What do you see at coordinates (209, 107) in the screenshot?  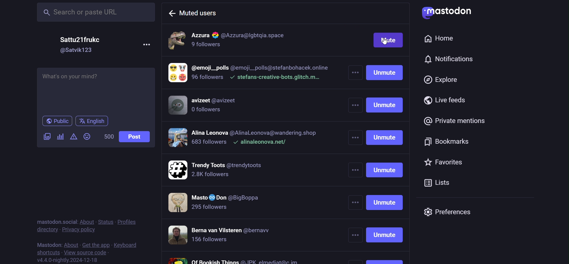 I see `muted user 3` at bounding box center [209, 107].